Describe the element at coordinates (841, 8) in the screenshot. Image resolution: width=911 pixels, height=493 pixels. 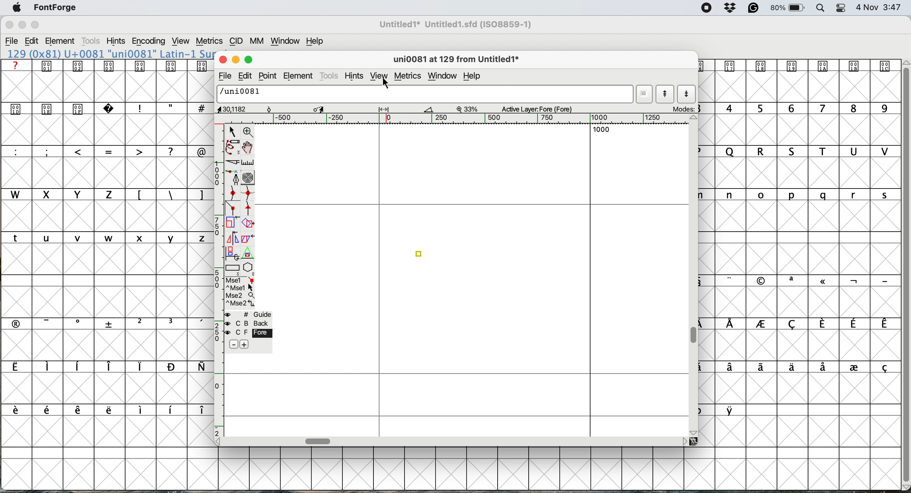
I see `Control Center` at that location.